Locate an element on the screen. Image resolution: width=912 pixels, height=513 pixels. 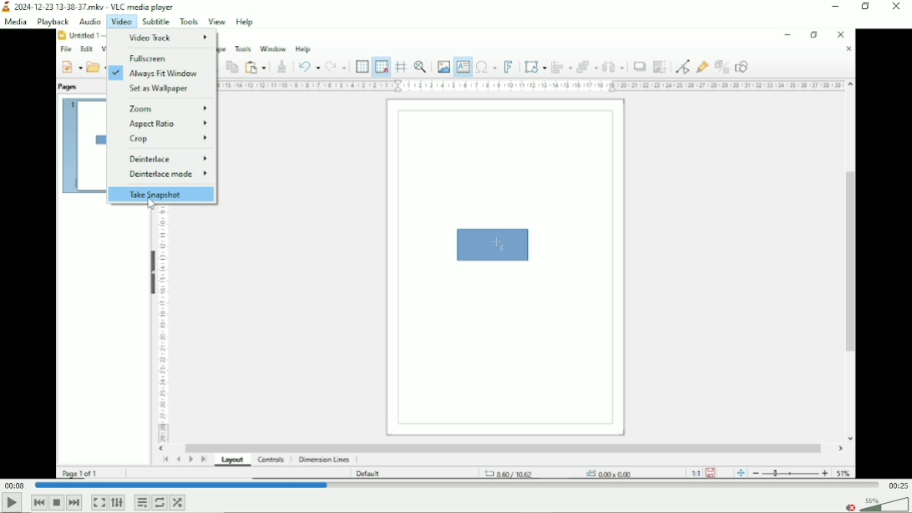
Zoom is located at coordinates (168, 108).